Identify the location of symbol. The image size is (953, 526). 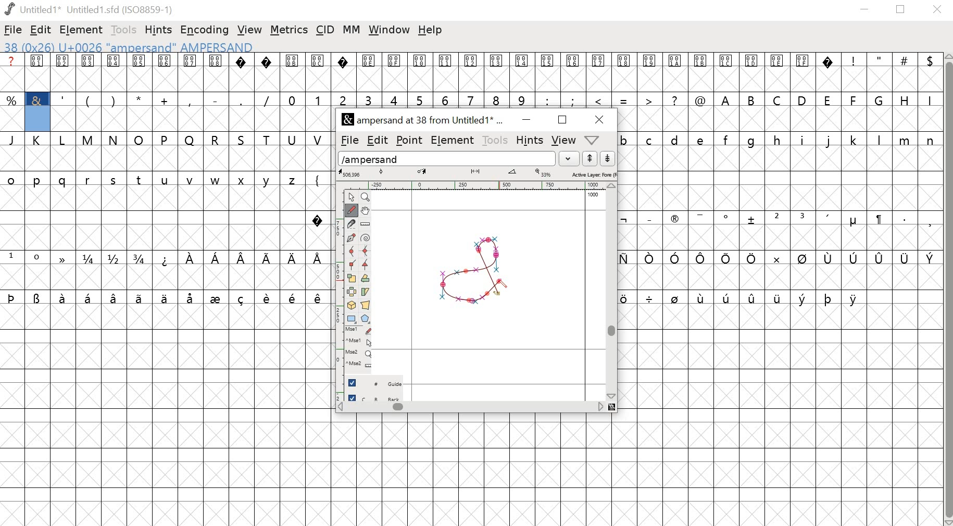
(192, 297).